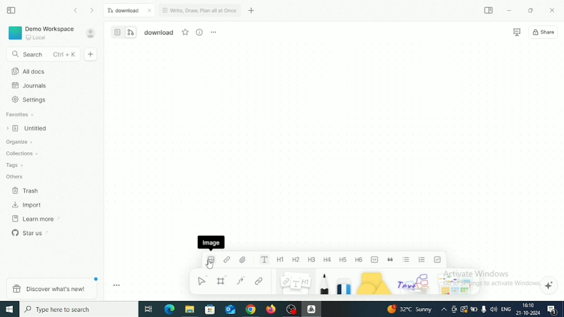  I want to click on To-do list, so click(438, 259).